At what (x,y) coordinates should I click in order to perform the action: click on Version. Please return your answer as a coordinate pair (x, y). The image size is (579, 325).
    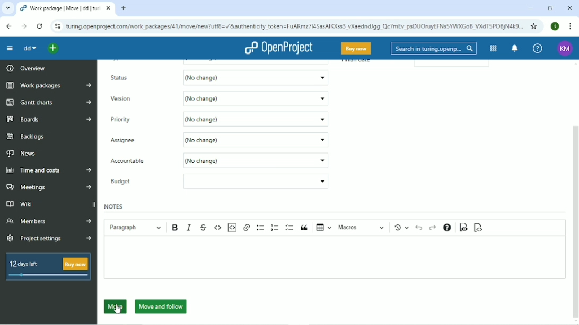
    Looking at the image, I should click on (134, 101).